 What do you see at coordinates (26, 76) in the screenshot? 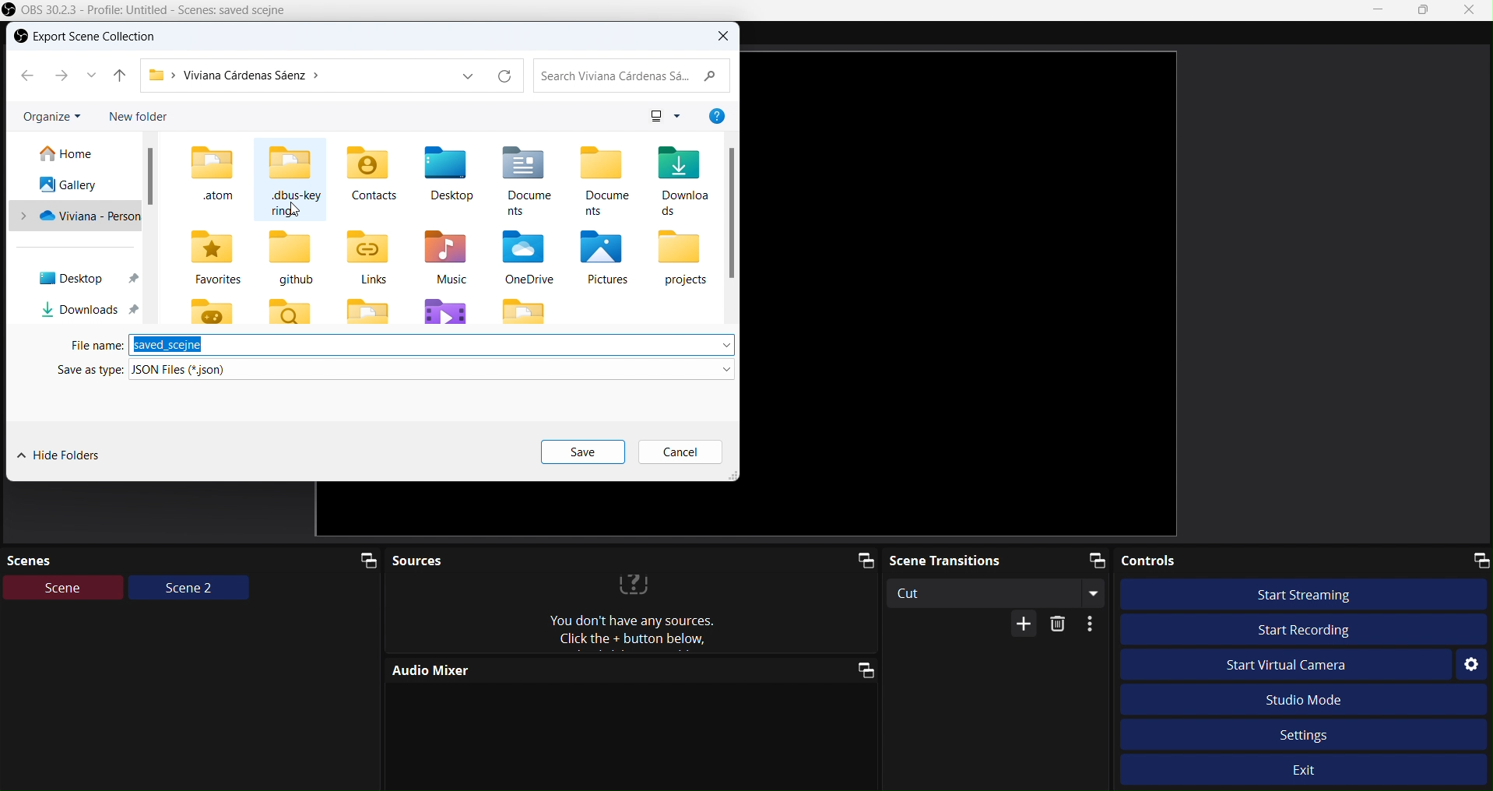
I see `back` at bounding box center [26, 76].